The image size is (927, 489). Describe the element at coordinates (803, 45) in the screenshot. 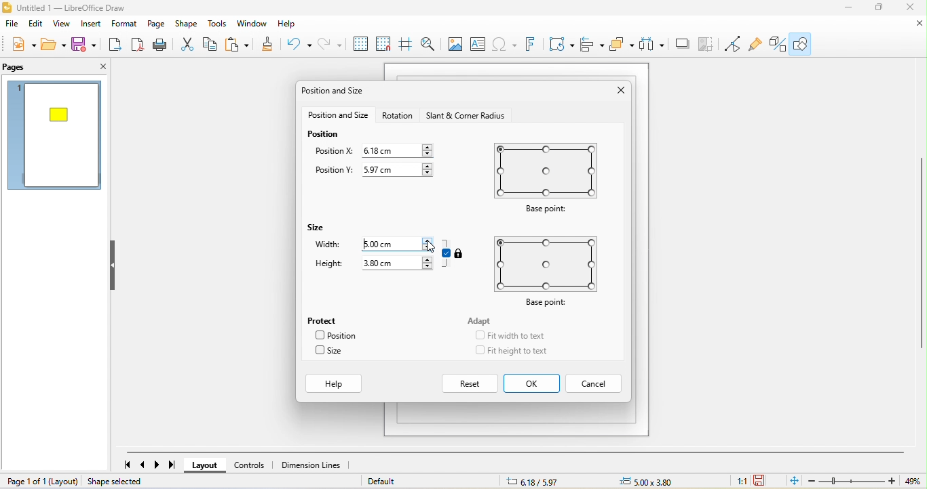

I see `show draw function` at that location.